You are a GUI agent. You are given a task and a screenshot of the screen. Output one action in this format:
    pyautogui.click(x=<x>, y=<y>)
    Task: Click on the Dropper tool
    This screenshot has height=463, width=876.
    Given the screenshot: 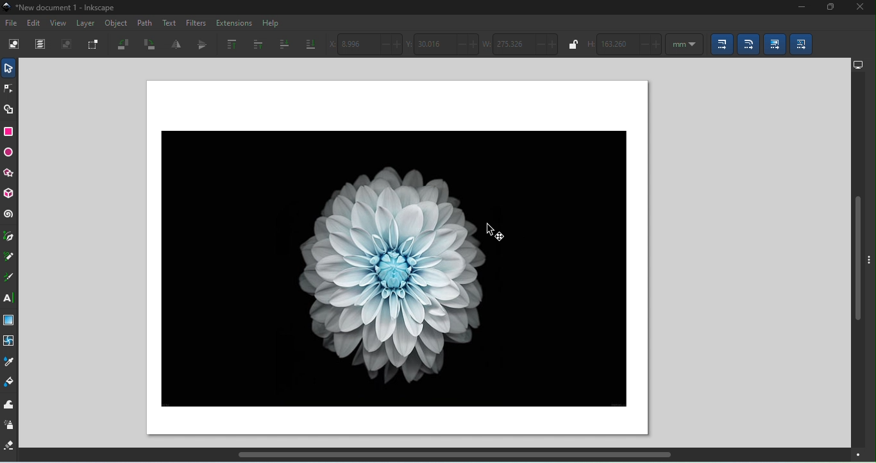 What is the action you would take?
    pyautogui.click(x=10, y=362)
    